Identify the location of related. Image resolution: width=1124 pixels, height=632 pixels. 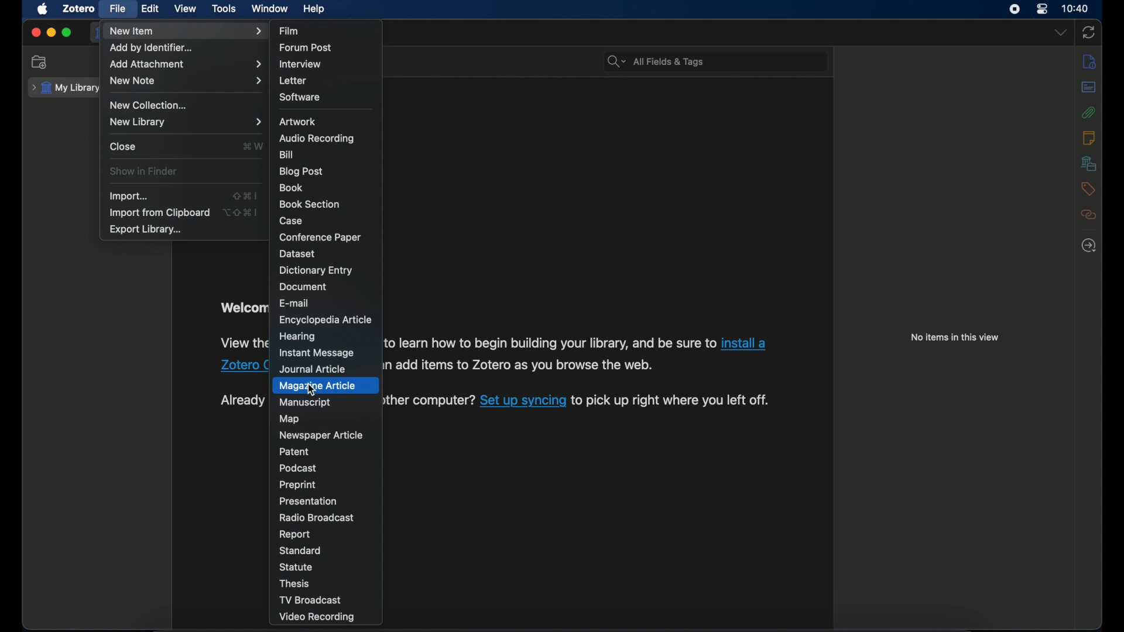
(1088, 215).